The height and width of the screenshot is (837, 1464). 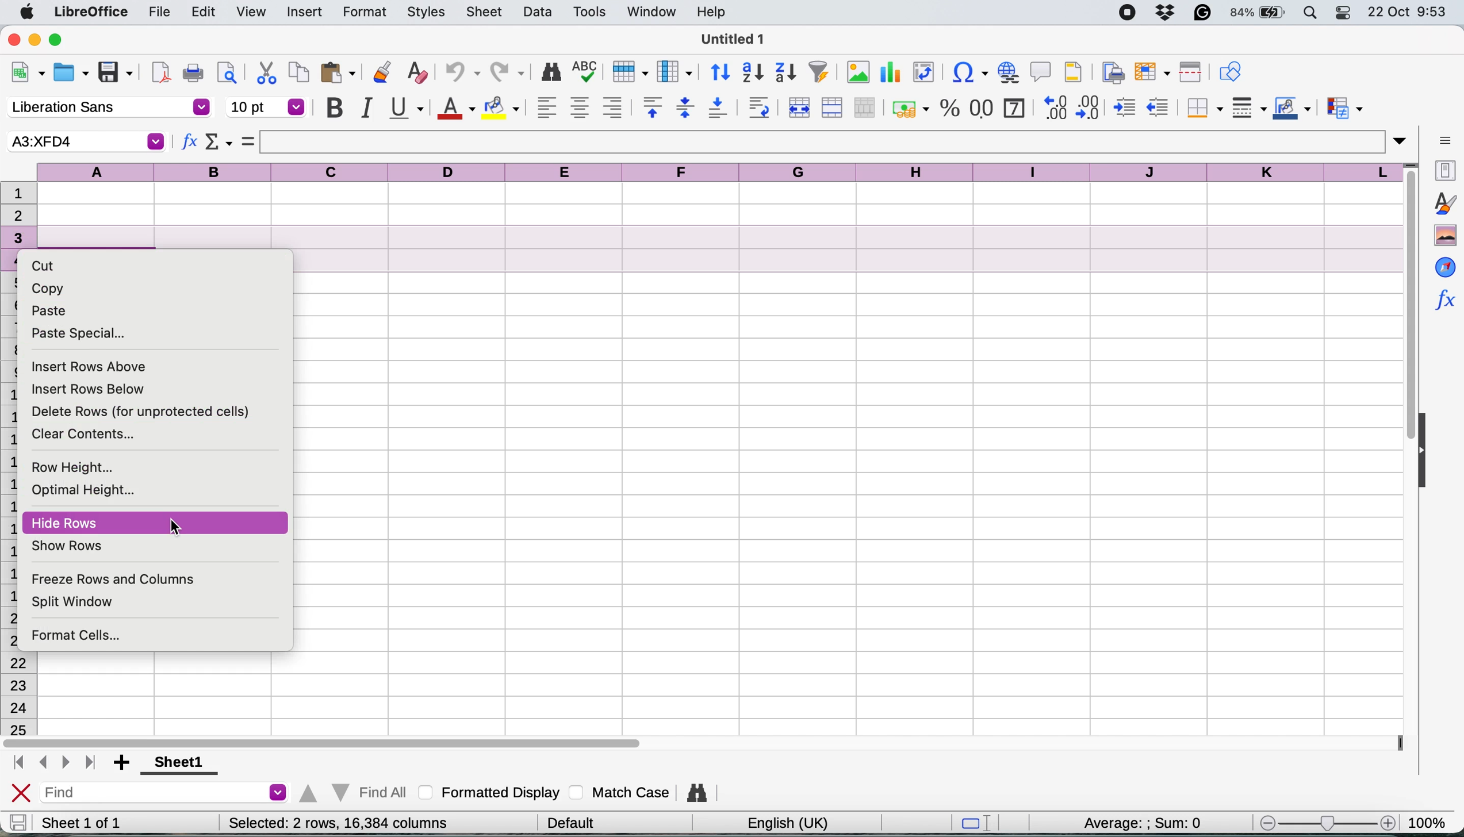 What do you see at coordinates (965, 74) in the screenshot?
I see `insert hyperlink` at bounding box center [965, 74].